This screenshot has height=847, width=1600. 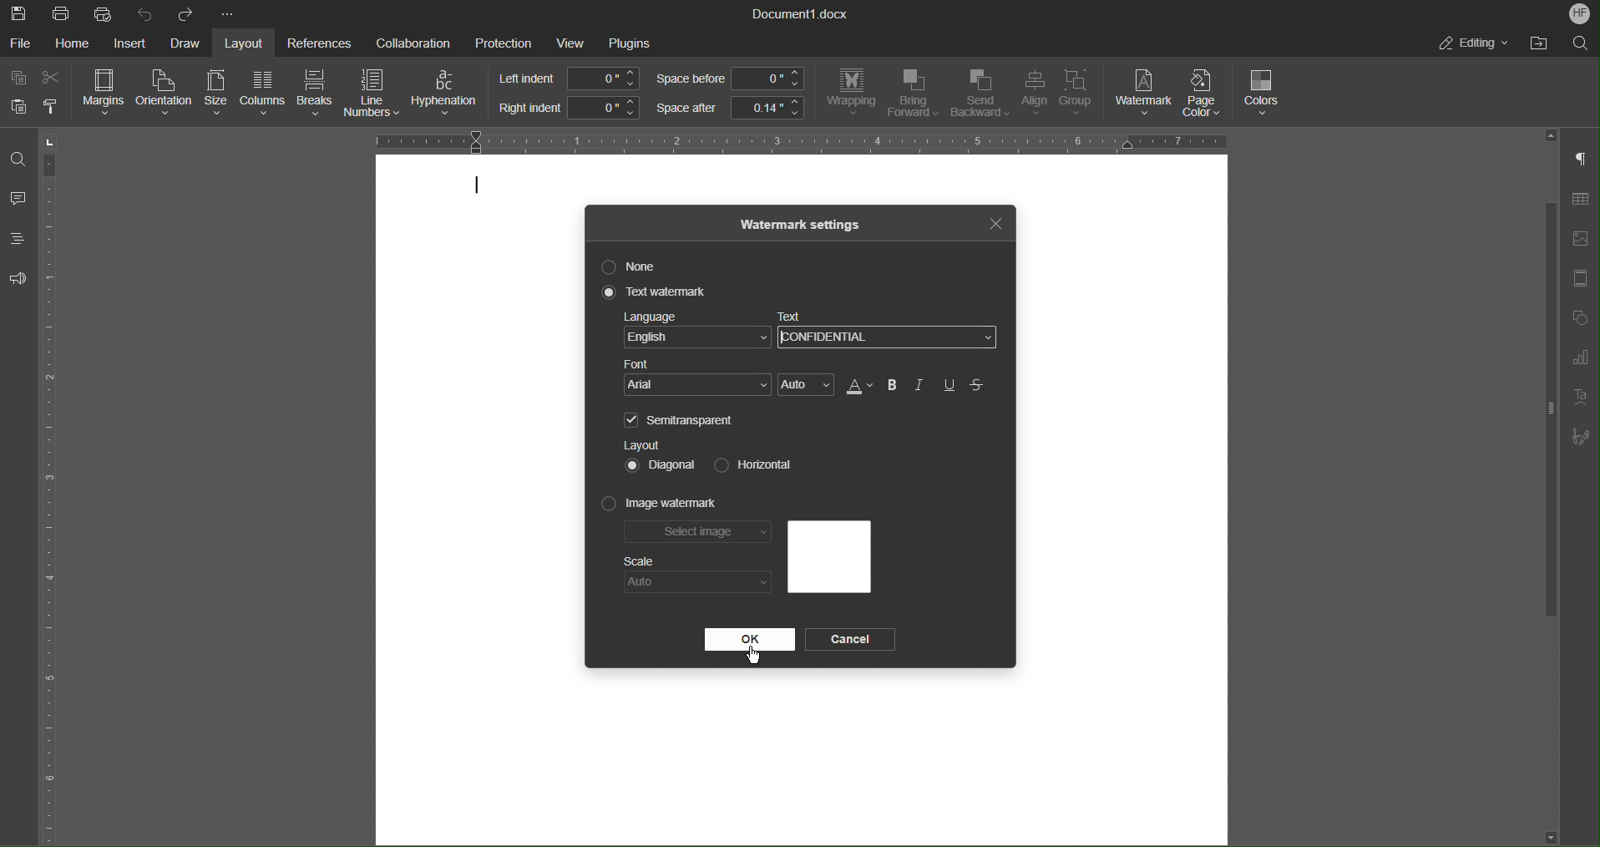 I want to click on Account, so click(x=1580, y=13).